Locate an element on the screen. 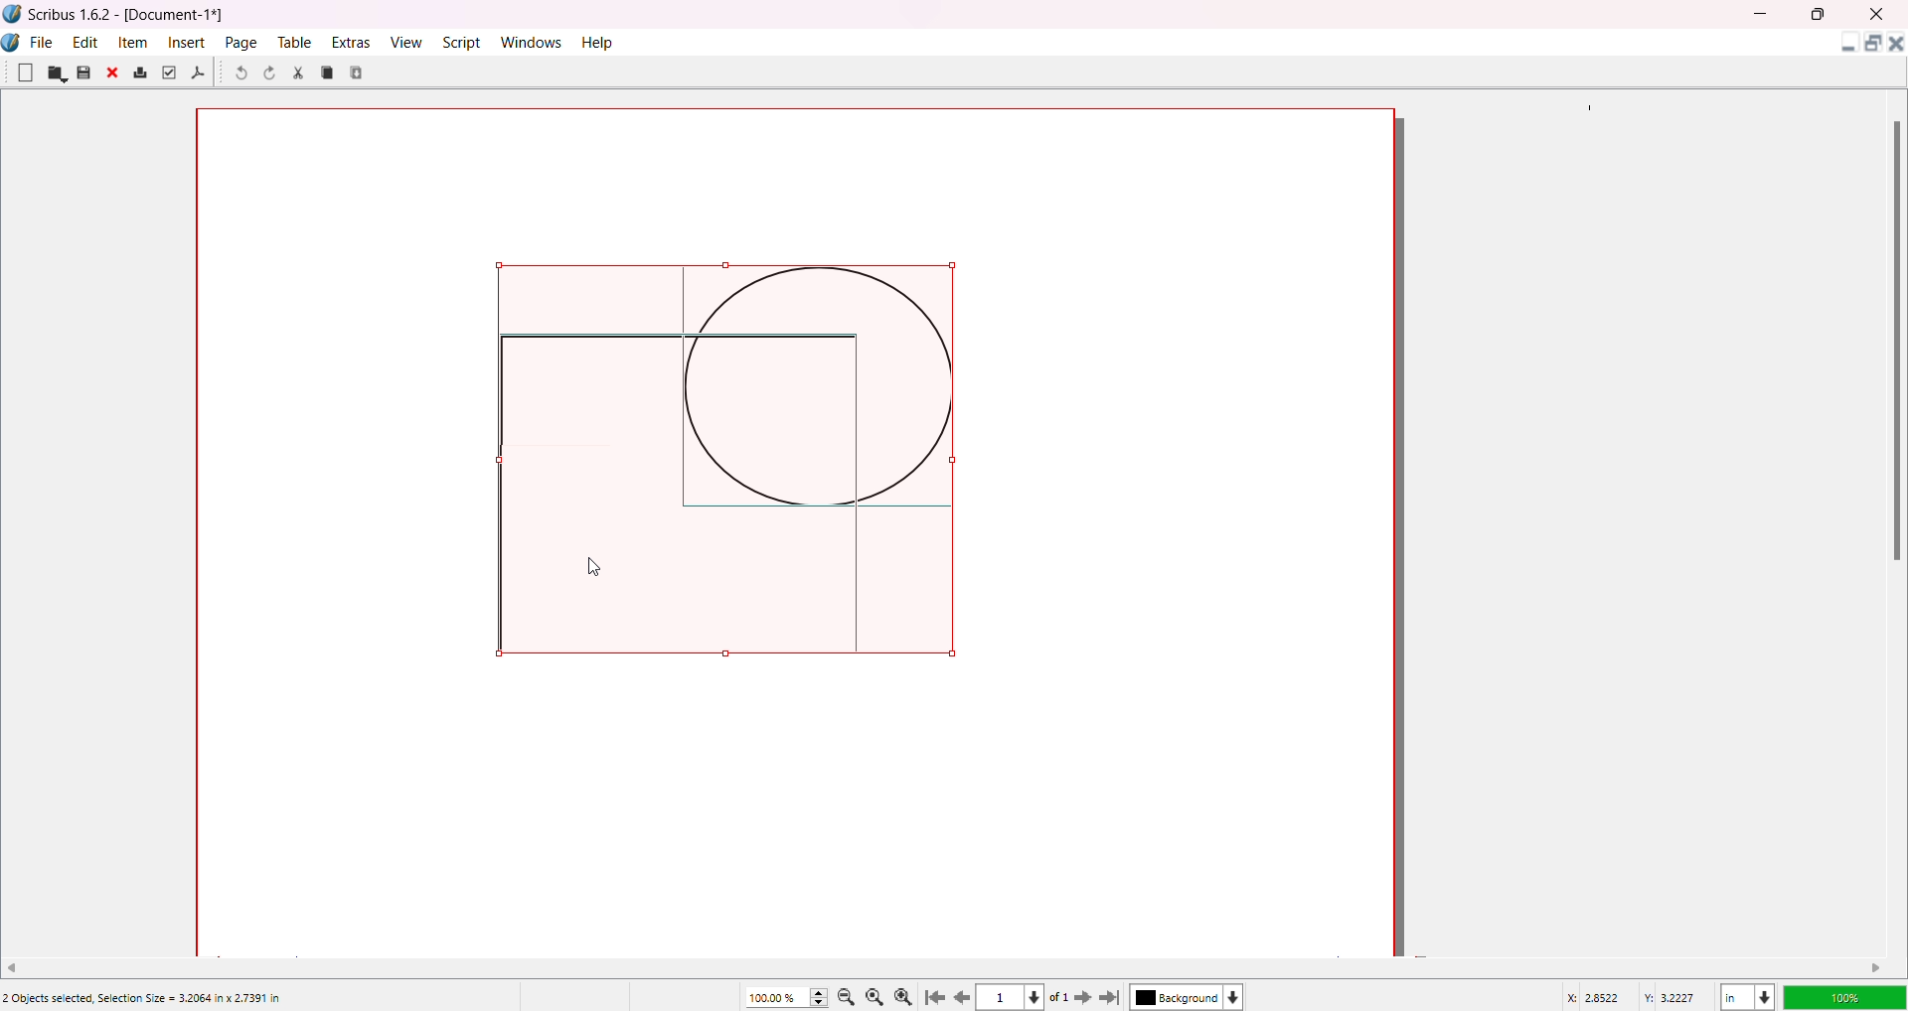 The height and width of the screenshot is (1011, 1908). Zoom to 100 is located at coordinates (878, 995).